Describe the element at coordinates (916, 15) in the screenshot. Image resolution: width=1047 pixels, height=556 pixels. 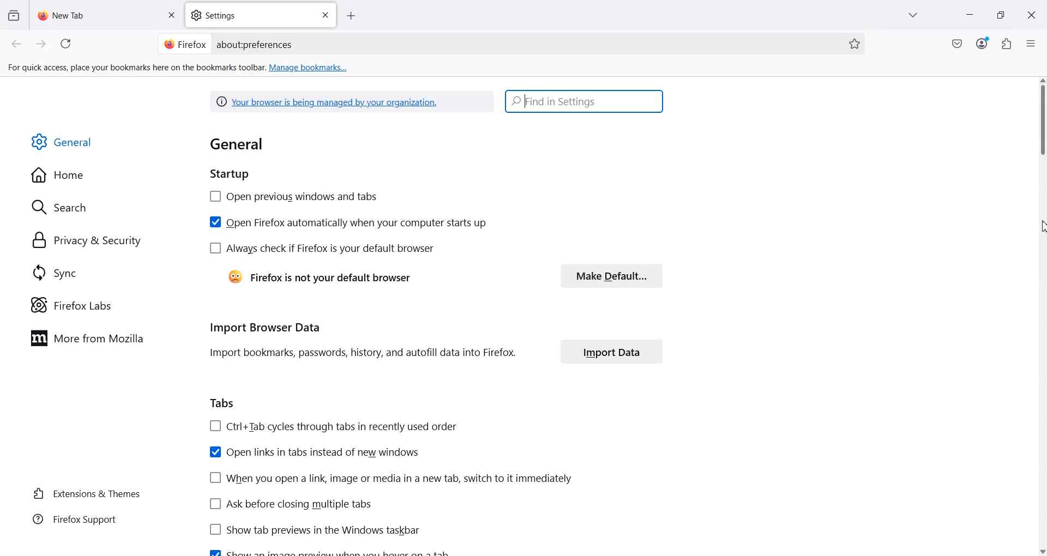
I see `DropDown Box` at that location.